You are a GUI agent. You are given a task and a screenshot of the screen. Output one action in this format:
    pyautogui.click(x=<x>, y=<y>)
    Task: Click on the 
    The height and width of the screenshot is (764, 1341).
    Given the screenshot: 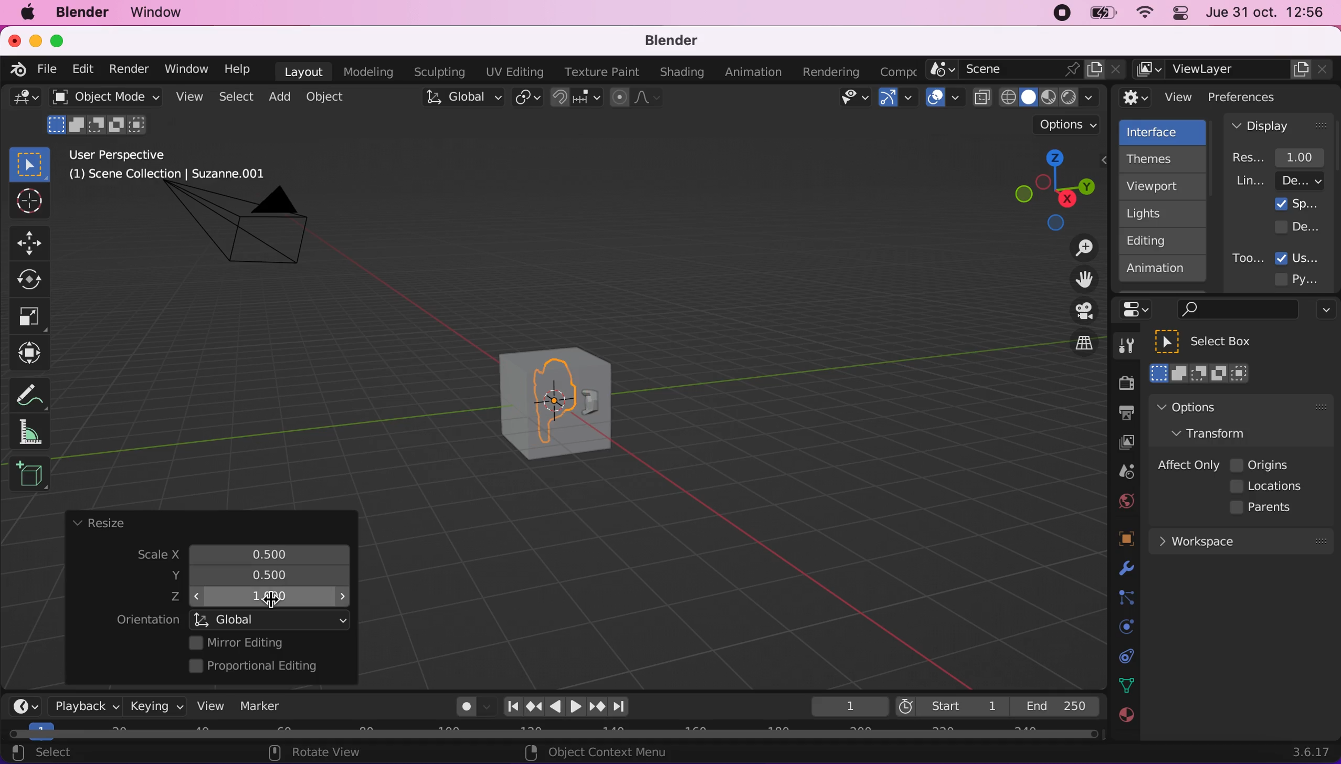 What is the action you would take?
    pyautogui.click(x=30, y=317)
    